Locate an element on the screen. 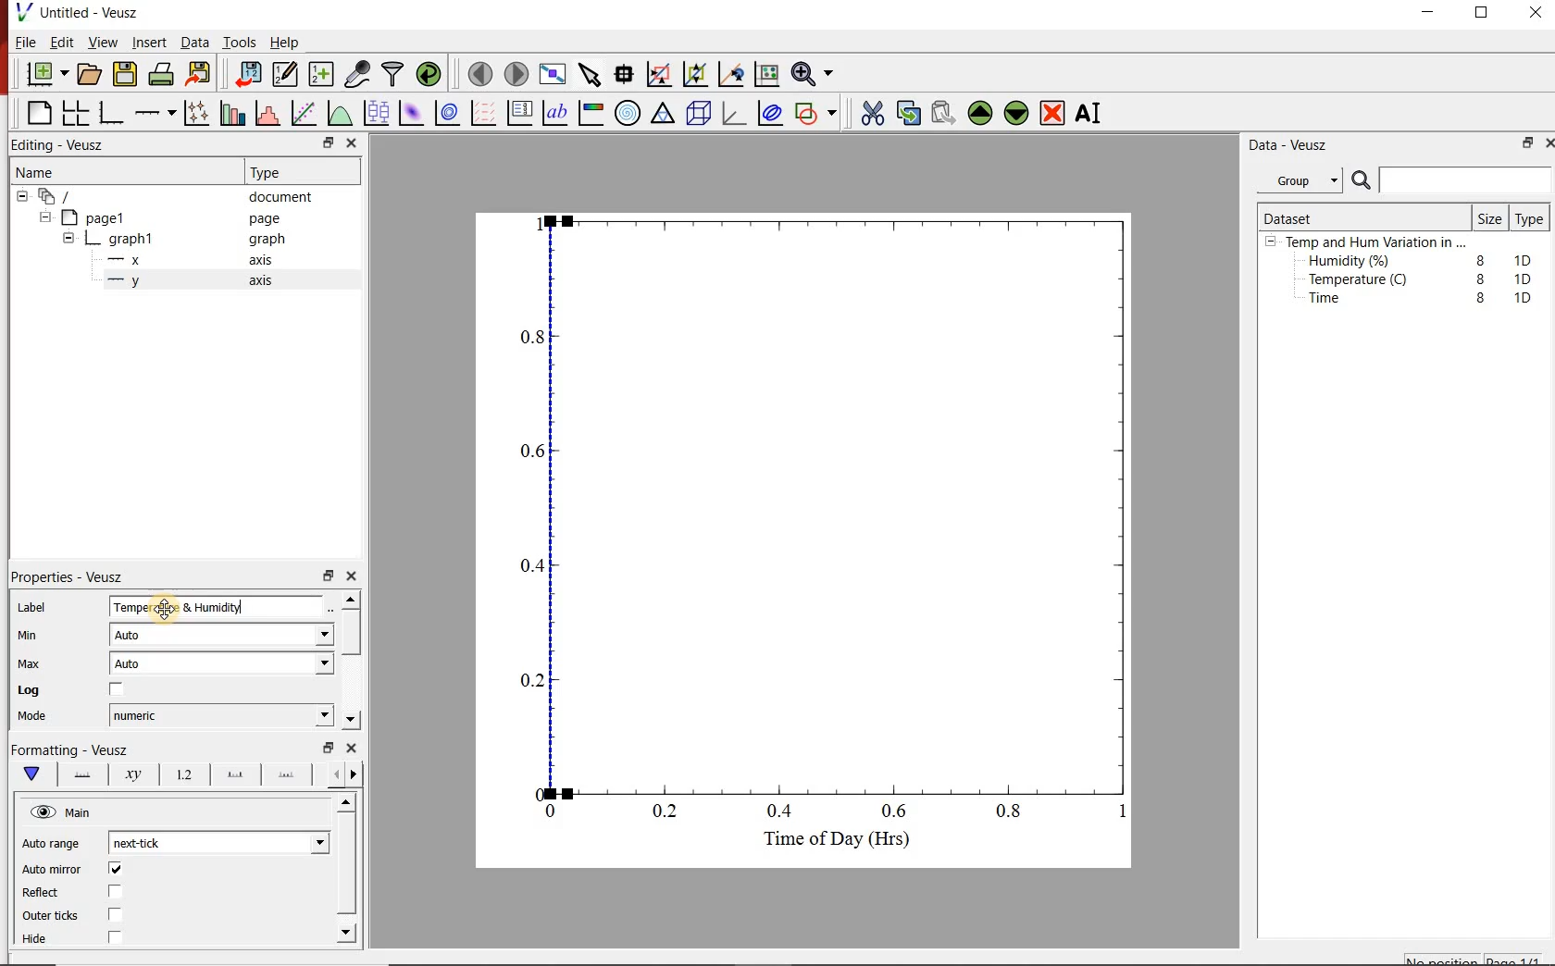 This screenshot has height=966, width=1555. move to the next page is located at coordinates (516, 73).